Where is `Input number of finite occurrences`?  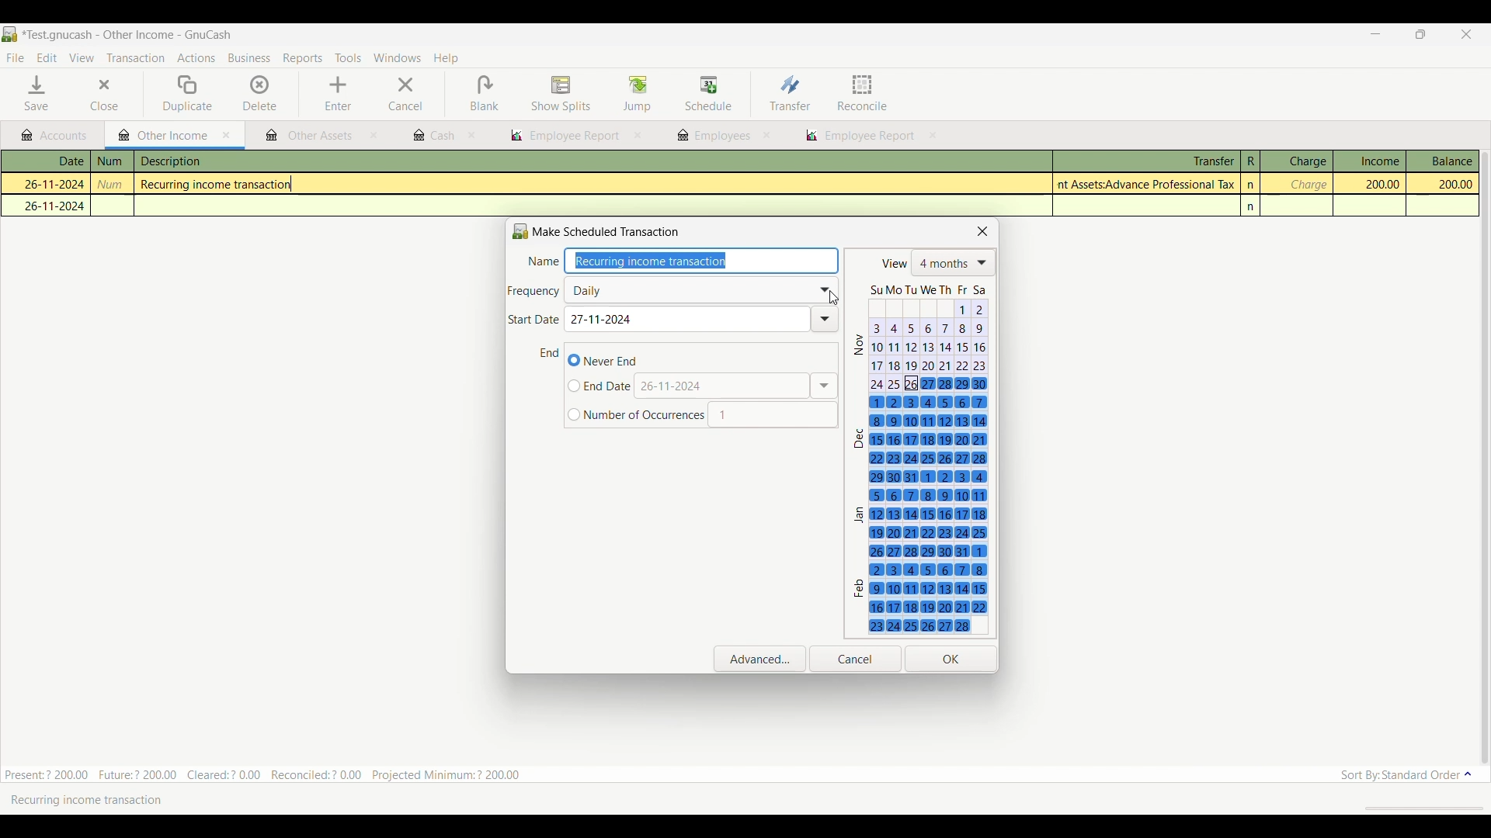 Input number of finite occurrences is located at coordinates (636, 415).